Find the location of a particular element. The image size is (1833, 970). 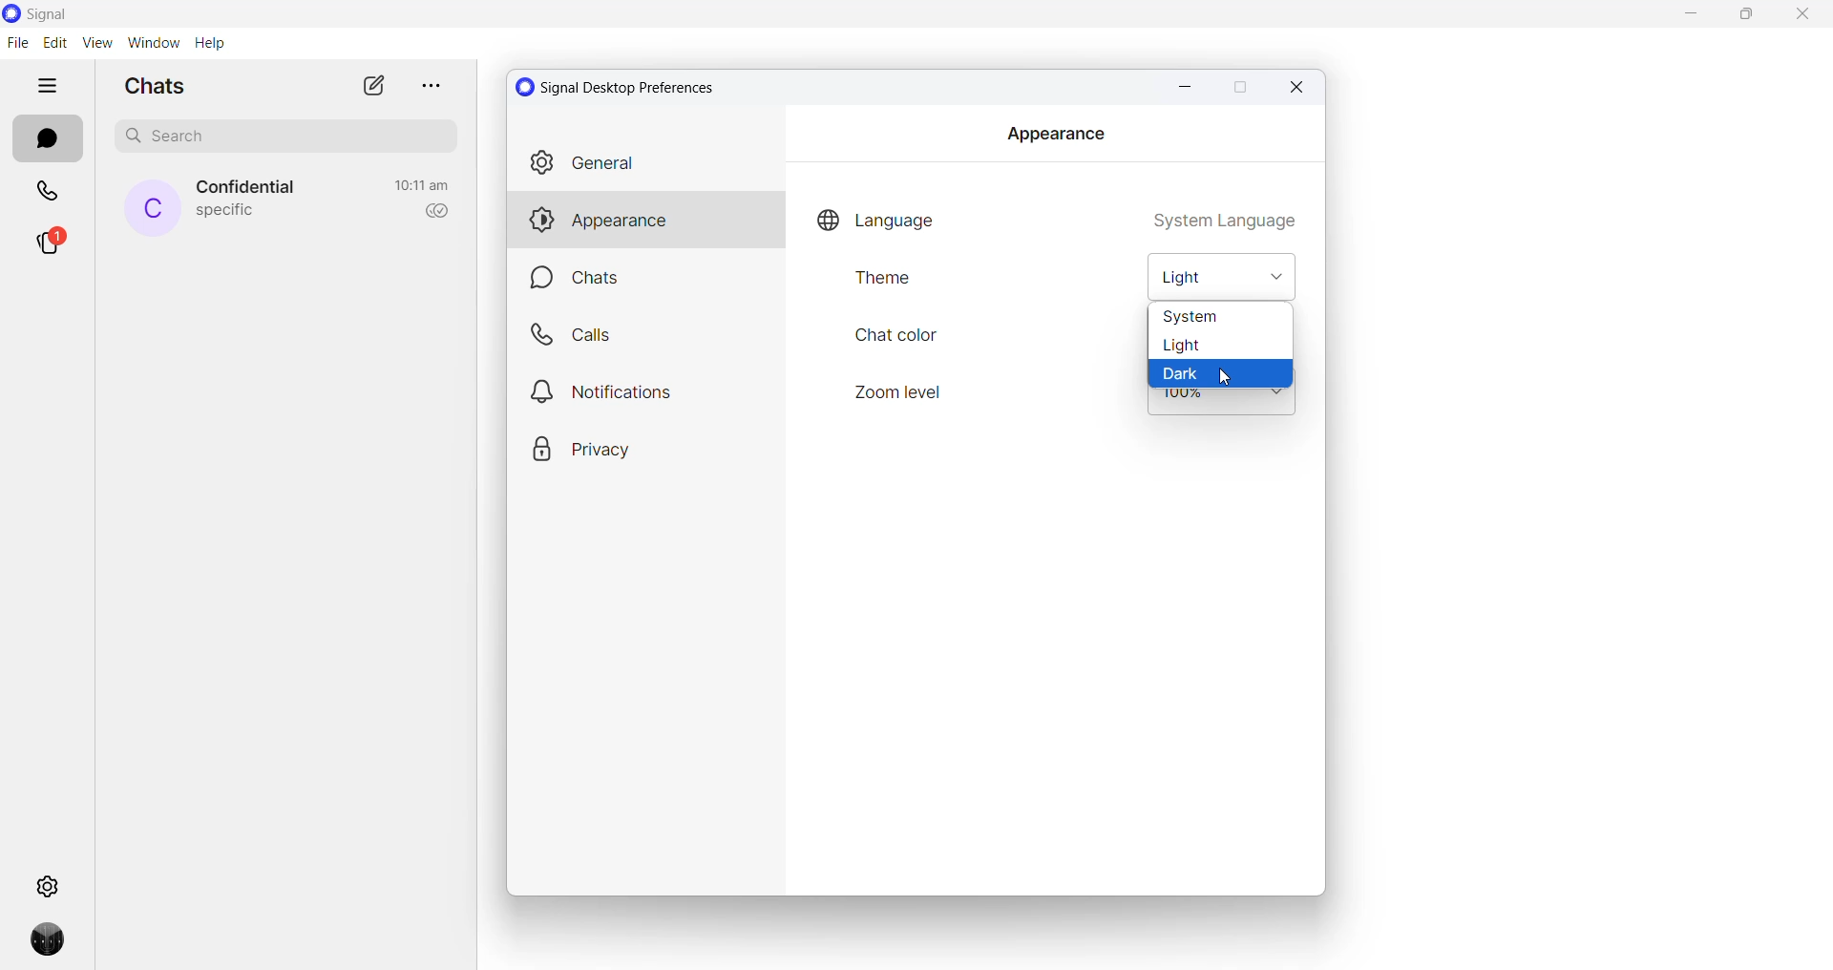

settings is located at coordinates (51, 884).